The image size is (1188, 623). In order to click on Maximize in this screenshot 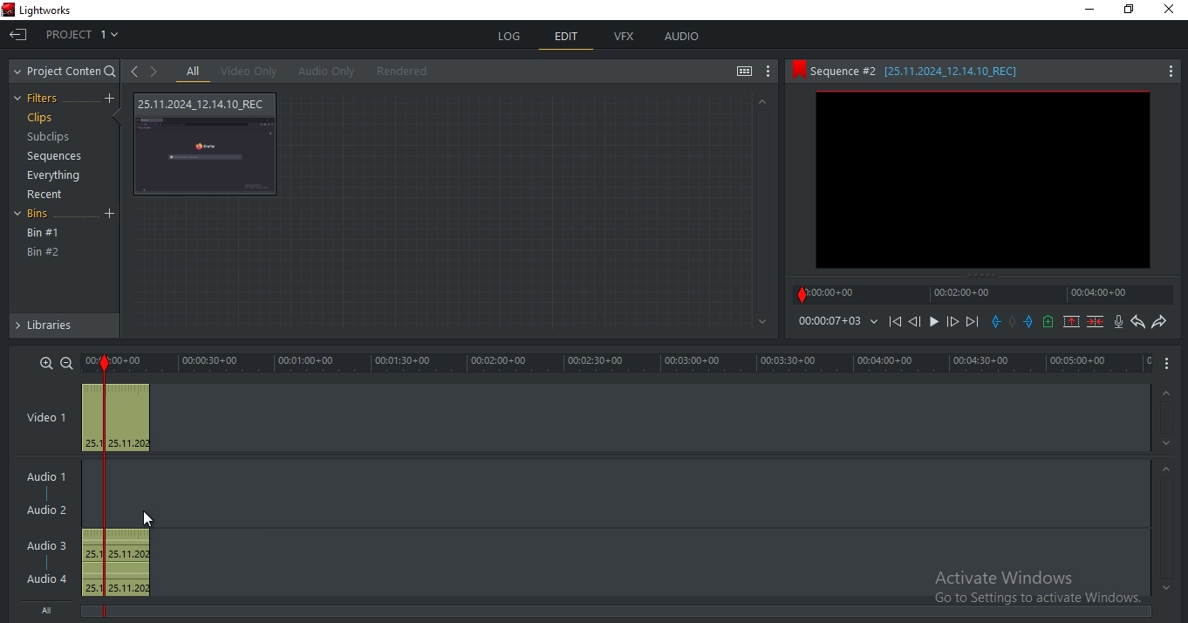, I will do `click(1133, 12)`.